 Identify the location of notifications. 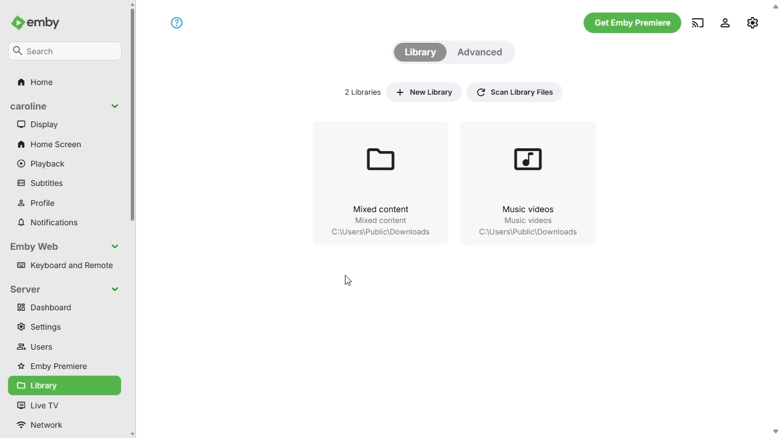
(47, 222).